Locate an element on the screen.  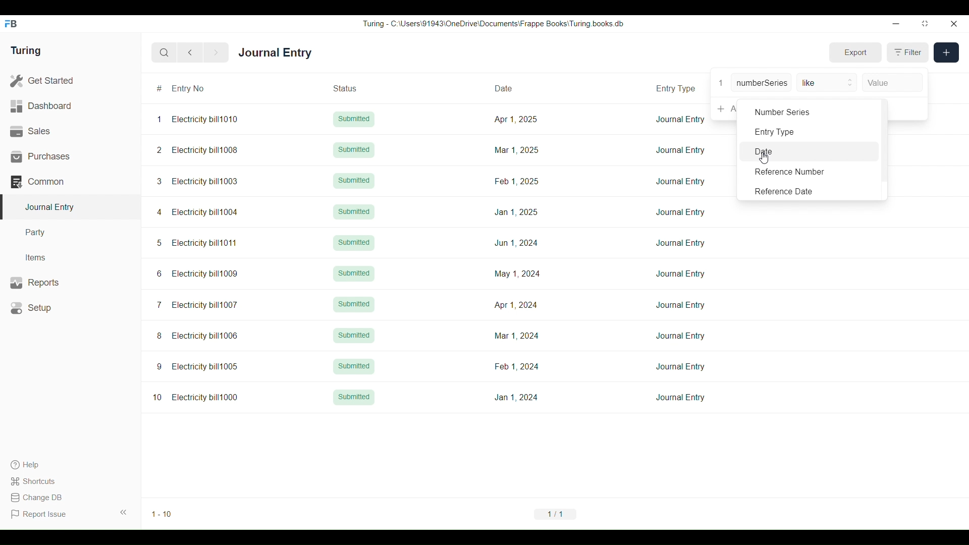
Frappe Books logo is located at coordinates (10, 24).